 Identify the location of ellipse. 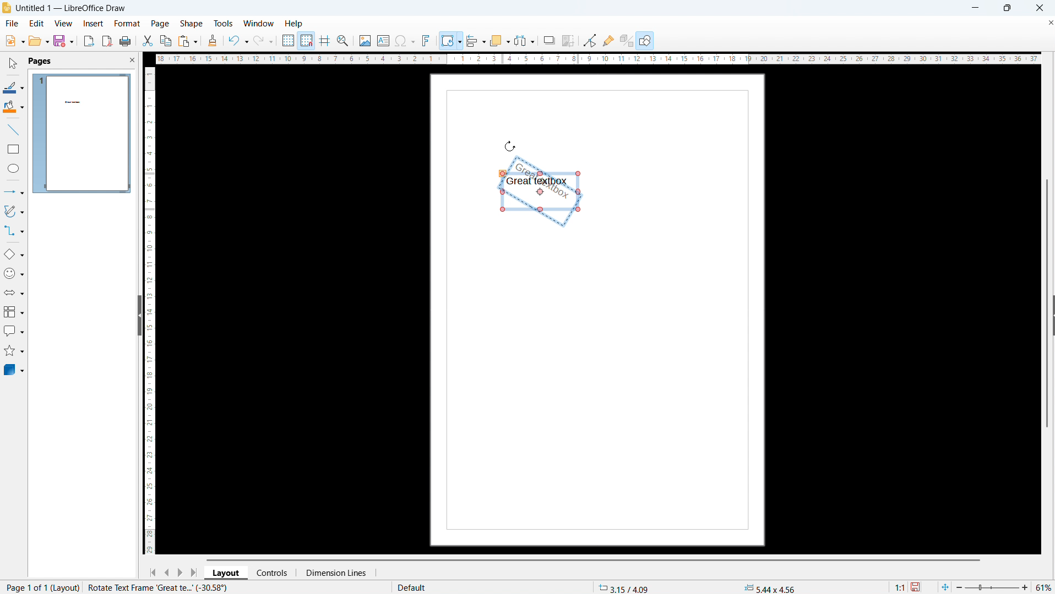
(13, 169).